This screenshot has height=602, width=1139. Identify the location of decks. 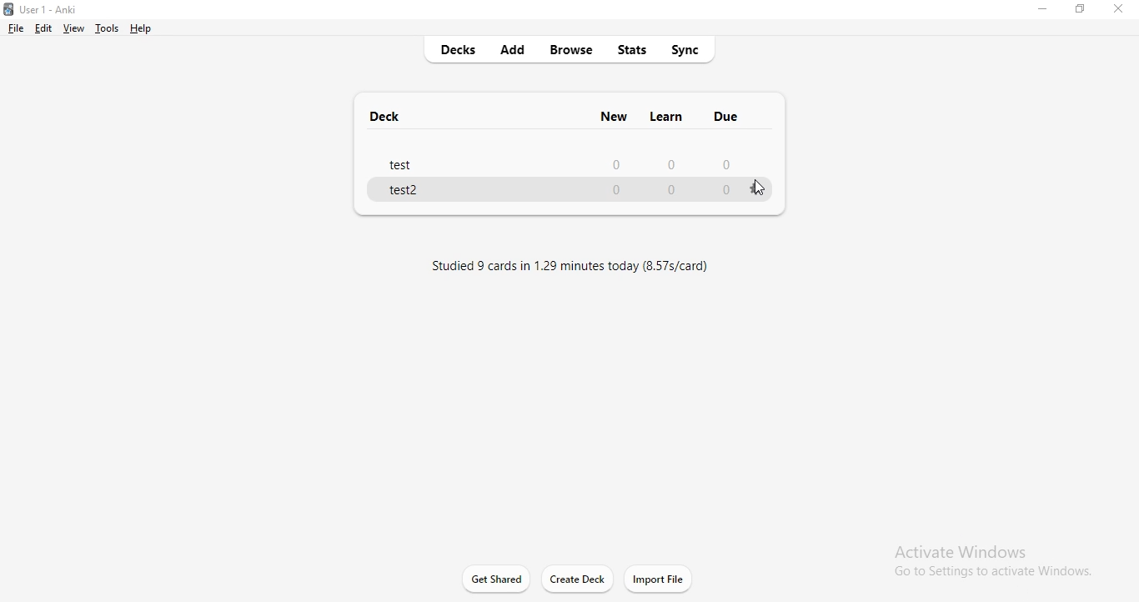
(456, 51).